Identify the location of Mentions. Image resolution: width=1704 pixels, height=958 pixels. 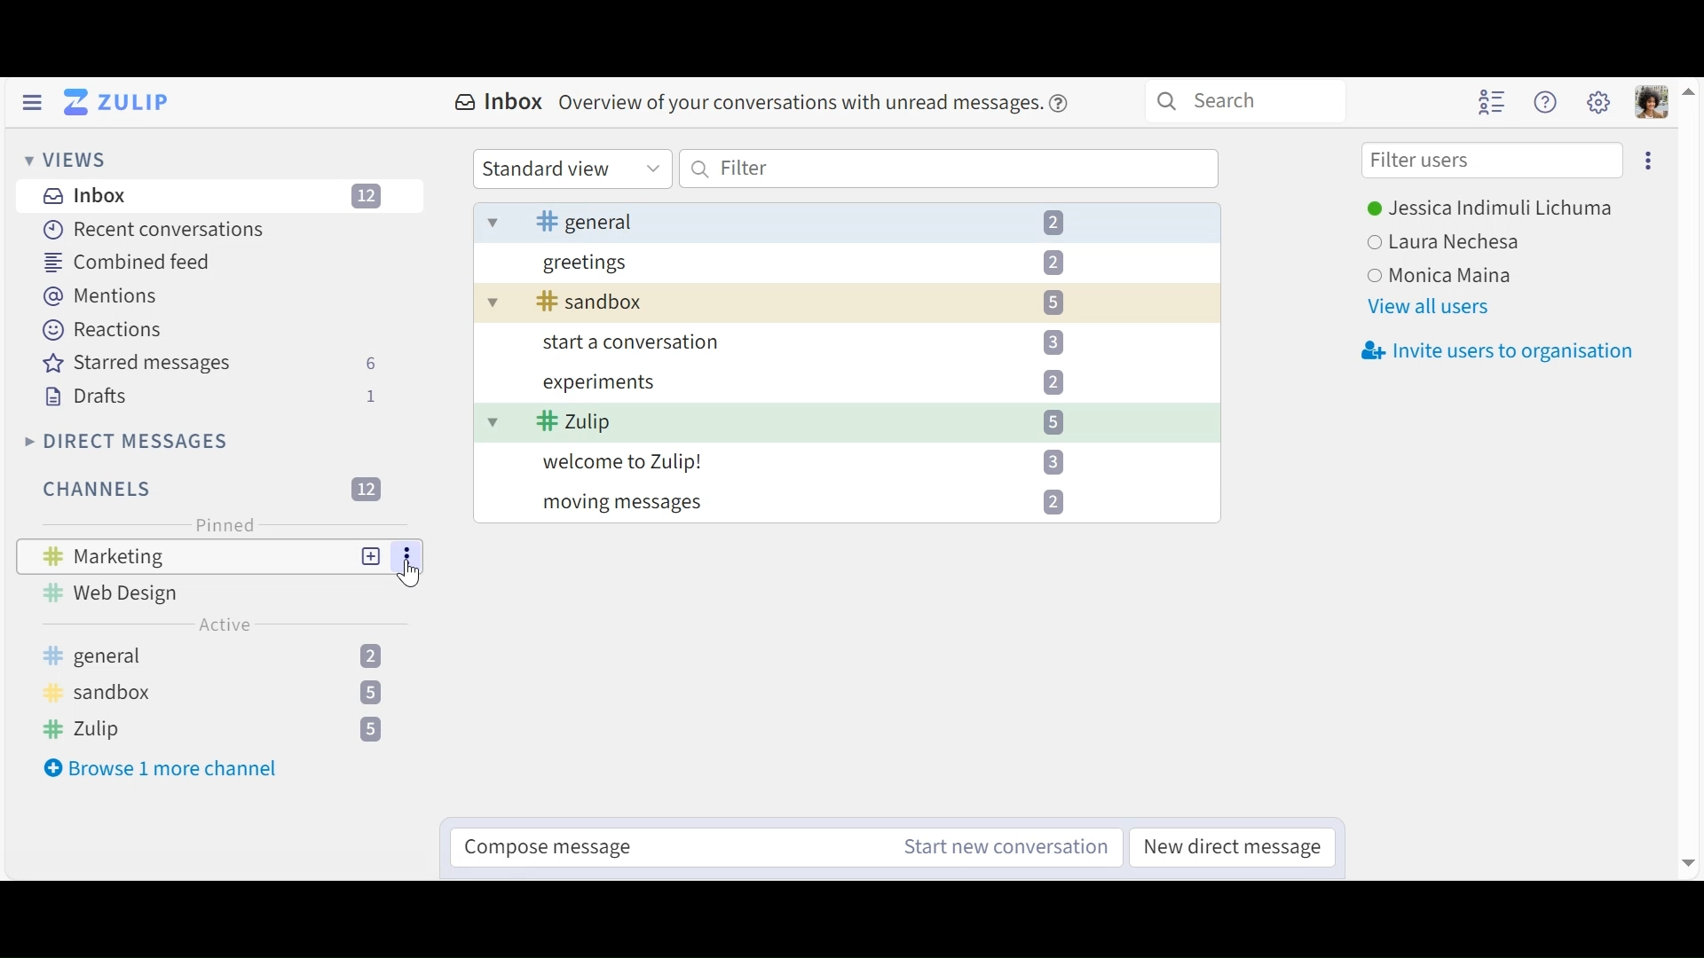
(97, 294).